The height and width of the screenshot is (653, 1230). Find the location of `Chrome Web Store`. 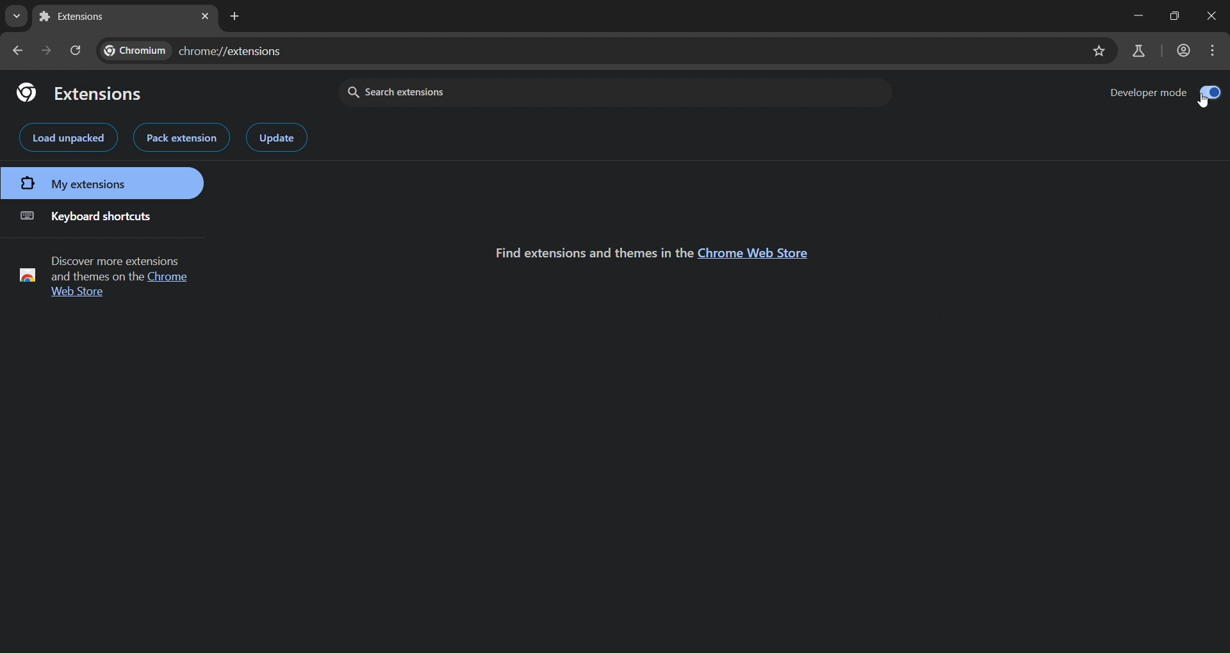

Chrome Web Store is located at coordinates (758, 253).